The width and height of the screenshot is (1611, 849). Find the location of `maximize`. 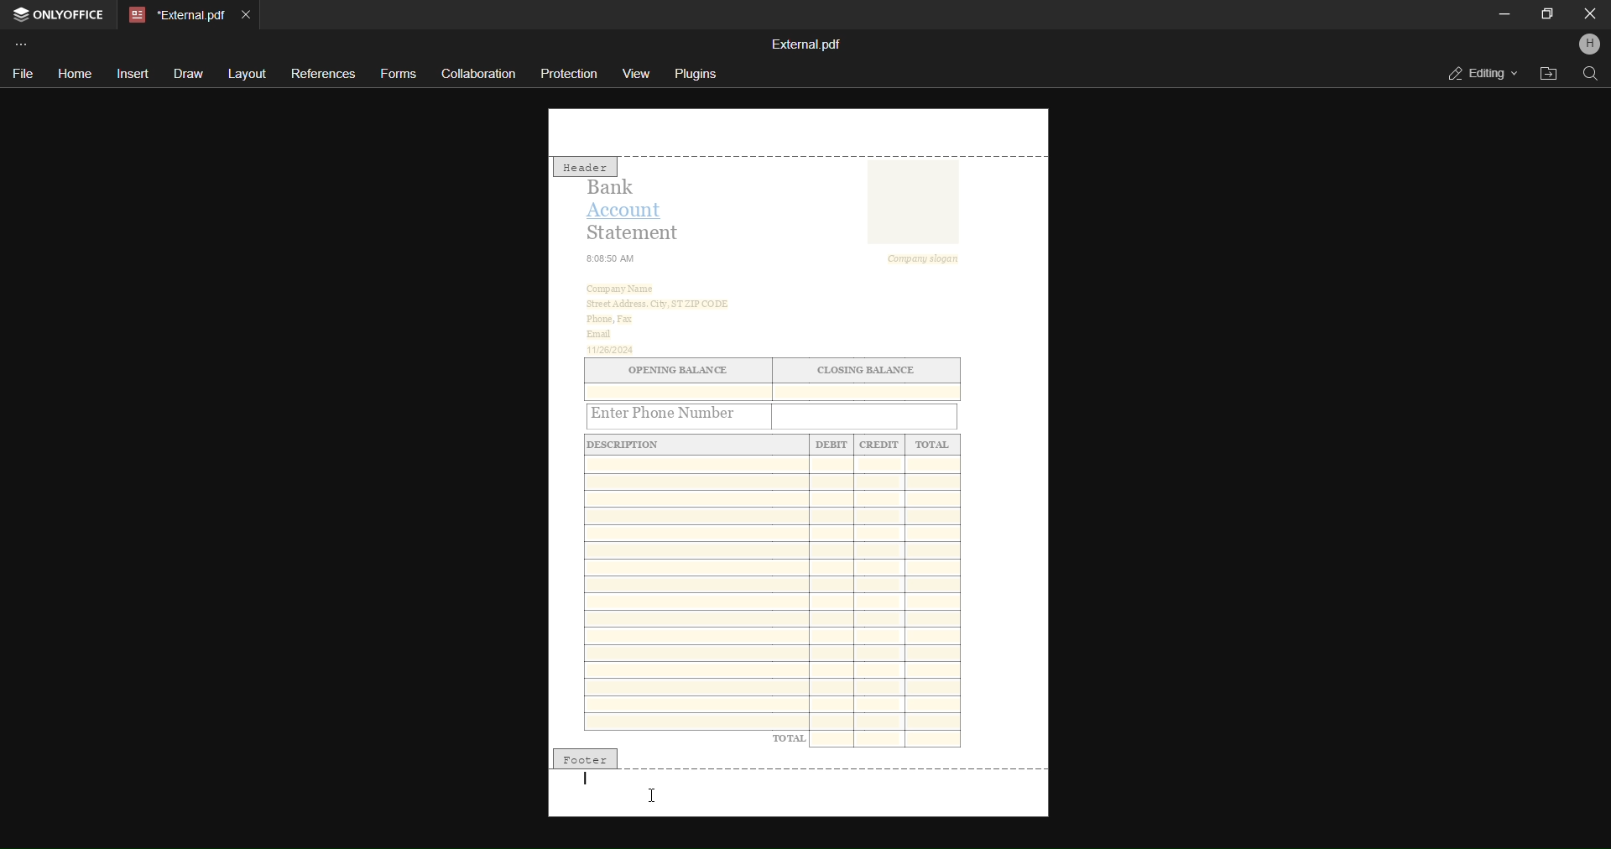

maximize is located at coordinates (1547, 13).